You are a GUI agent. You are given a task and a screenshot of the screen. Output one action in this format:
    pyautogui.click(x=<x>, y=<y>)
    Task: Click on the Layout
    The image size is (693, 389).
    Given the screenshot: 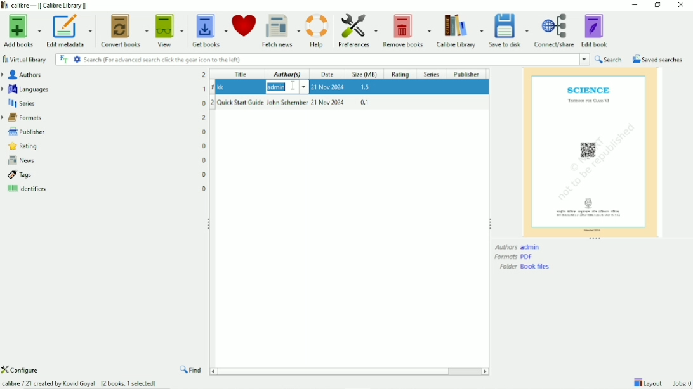 What is the action you would take?
    pyautogui.click(x=647, y=383)
    